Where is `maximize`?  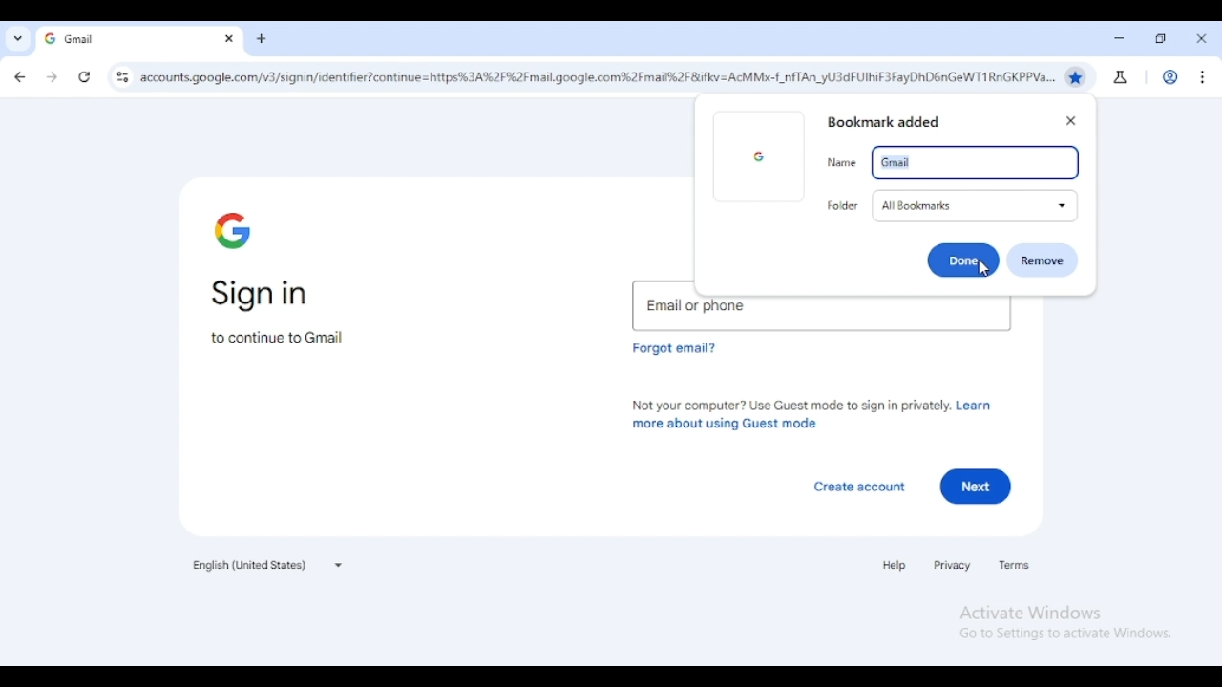
maximize is located at coordinates (1161, 39).